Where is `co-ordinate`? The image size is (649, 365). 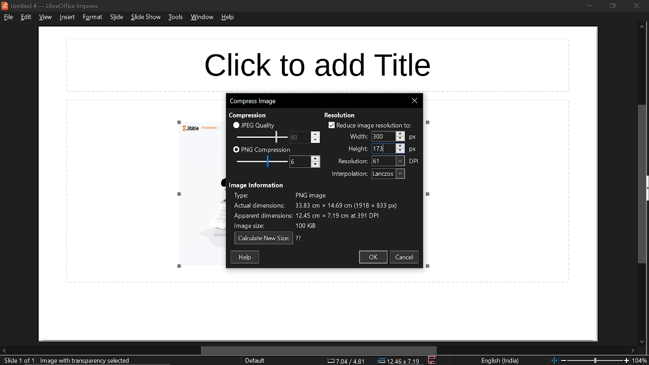 co-ordinate is located at coordinates (346, 361).